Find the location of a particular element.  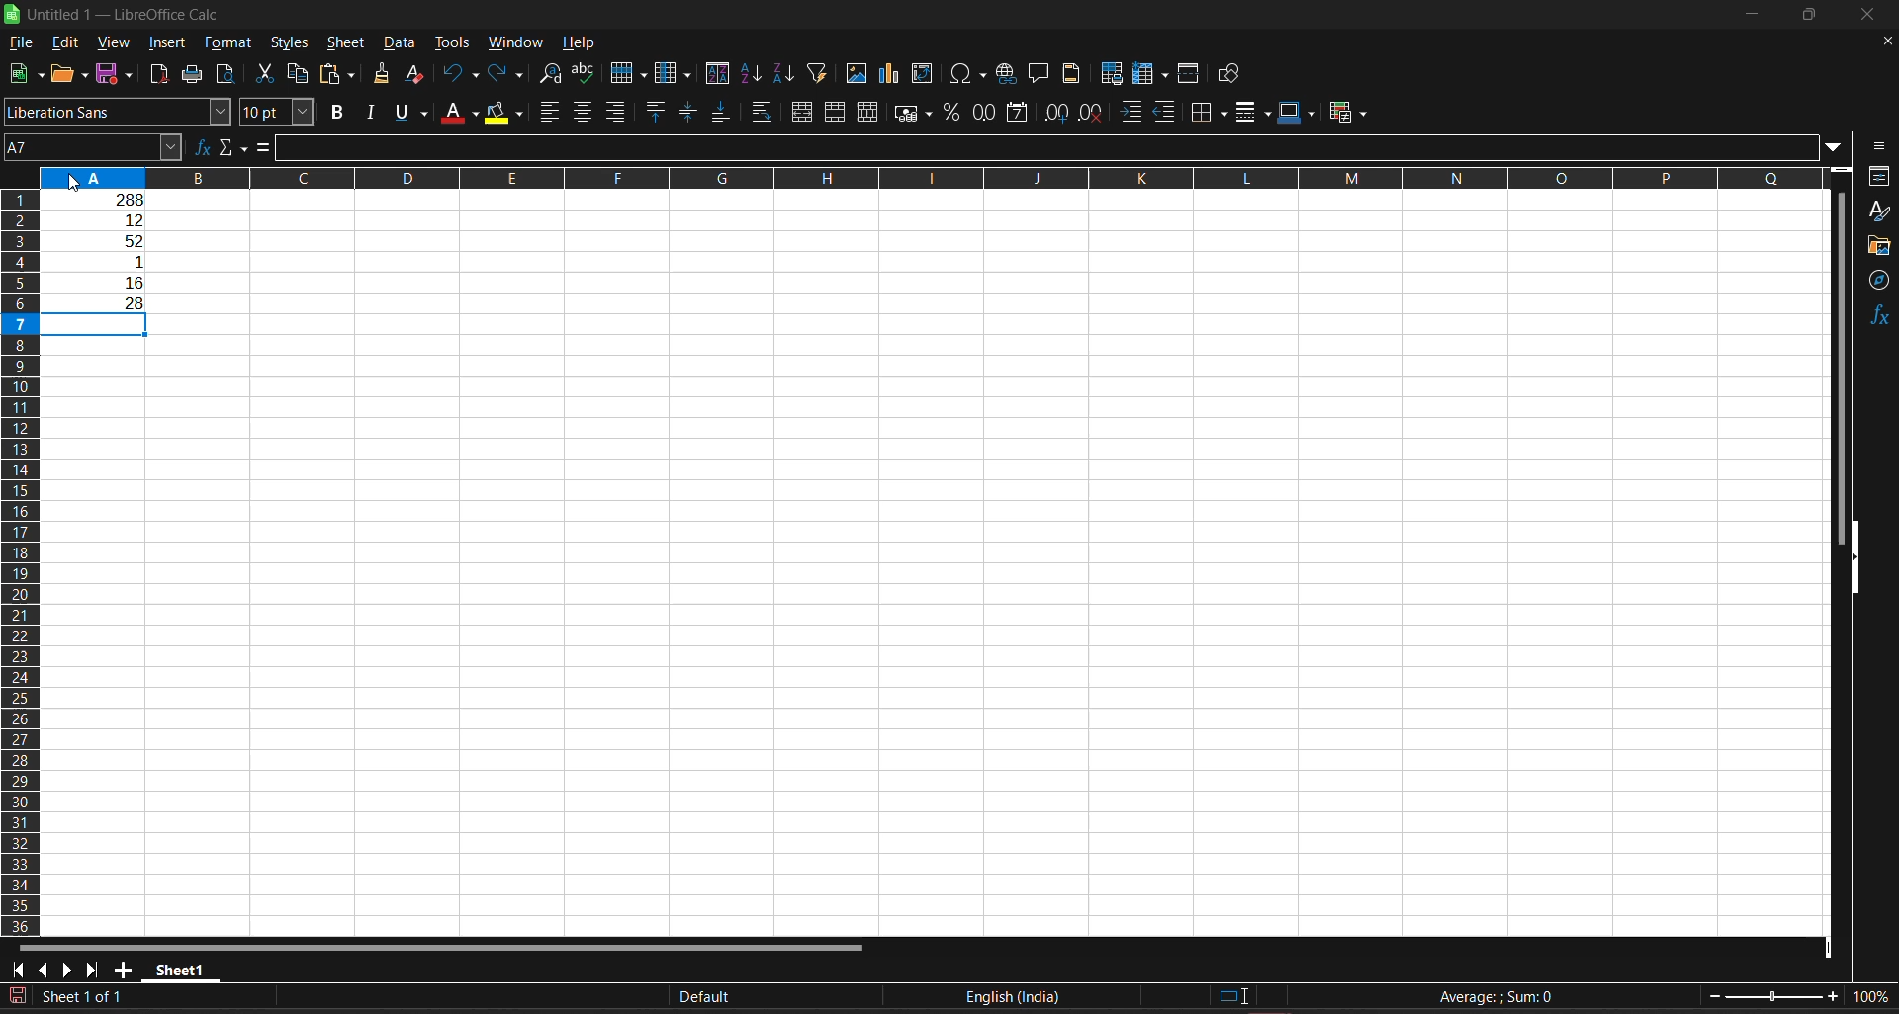

column is located at coordinates (674, 72).